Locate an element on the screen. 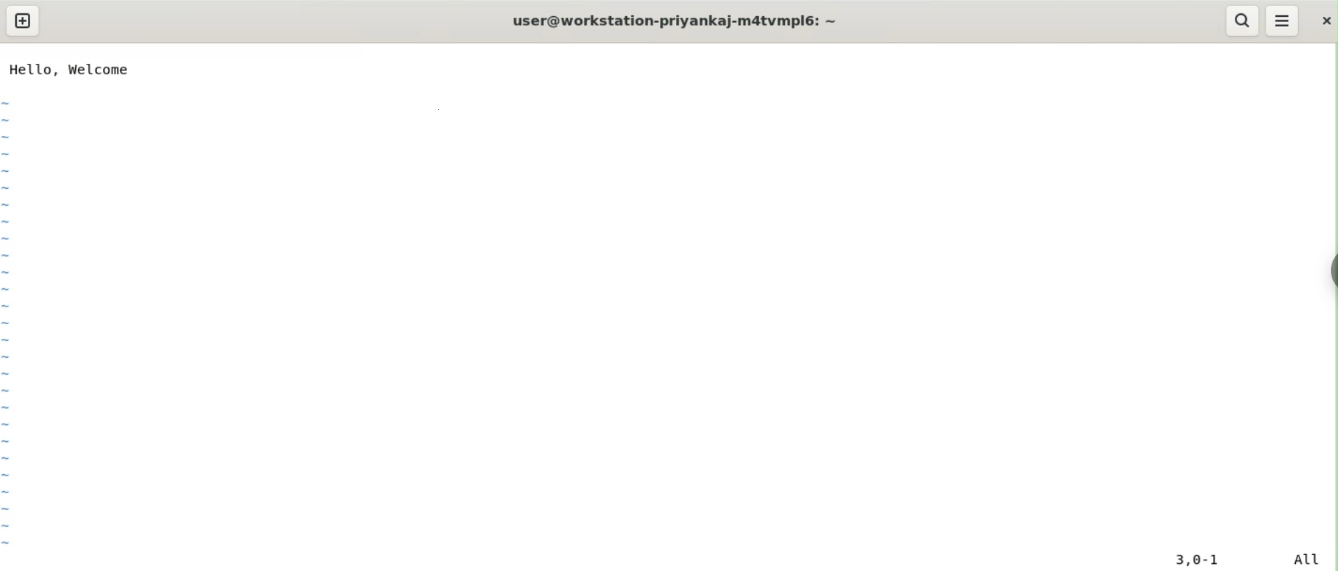 The image size is (1338, 571). 3,0-1 is located at coordinates (1204, 560).